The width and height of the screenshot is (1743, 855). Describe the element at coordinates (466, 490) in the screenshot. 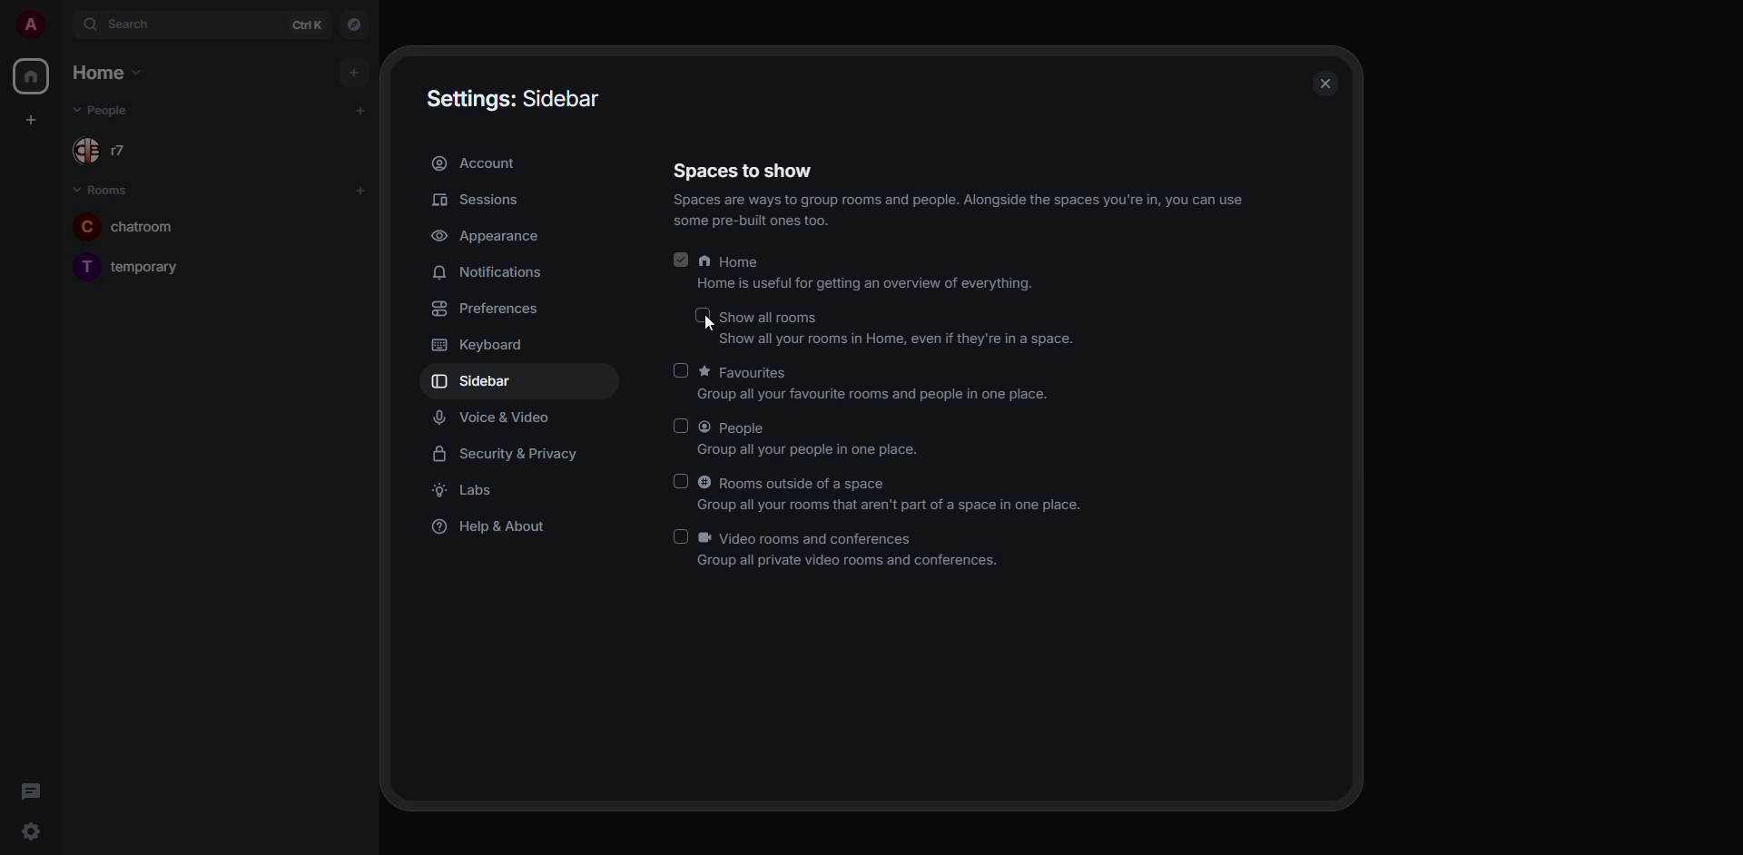

I see `labs` at that location.